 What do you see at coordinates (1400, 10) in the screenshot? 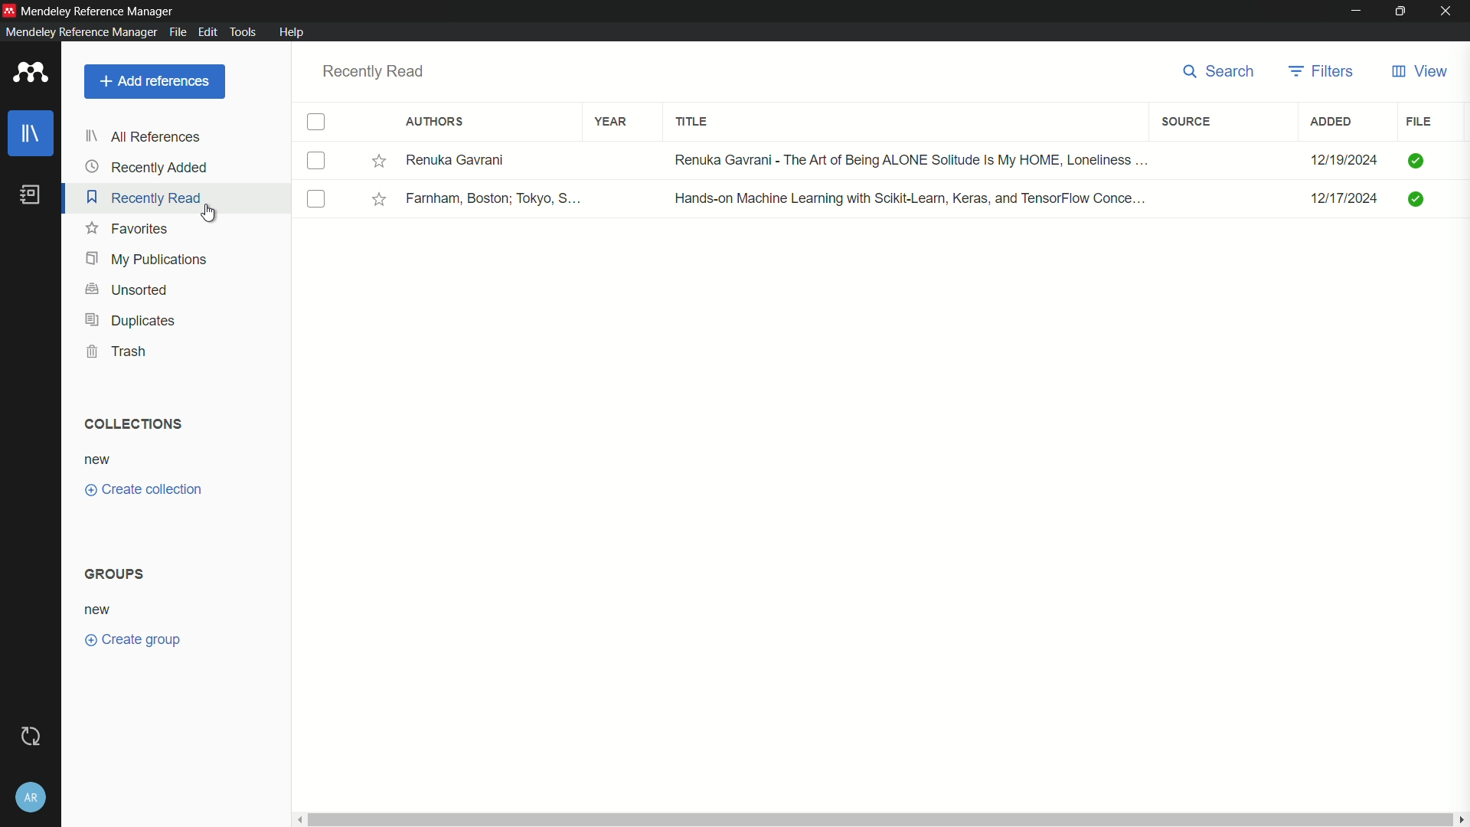
I see `maximize` at bounding box center [1400, 10].